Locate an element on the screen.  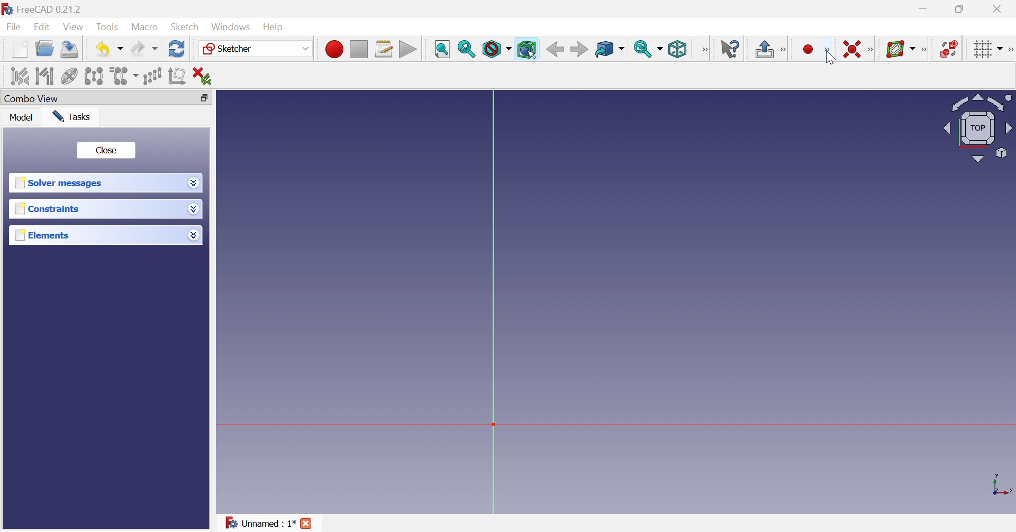
Macros... is located at coordinates (384, 50).